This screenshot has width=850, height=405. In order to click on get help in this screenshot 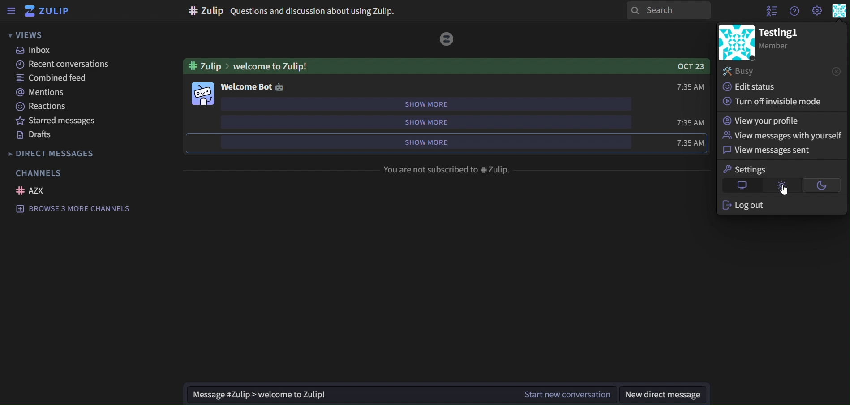, I will do `click(794, 11)`.